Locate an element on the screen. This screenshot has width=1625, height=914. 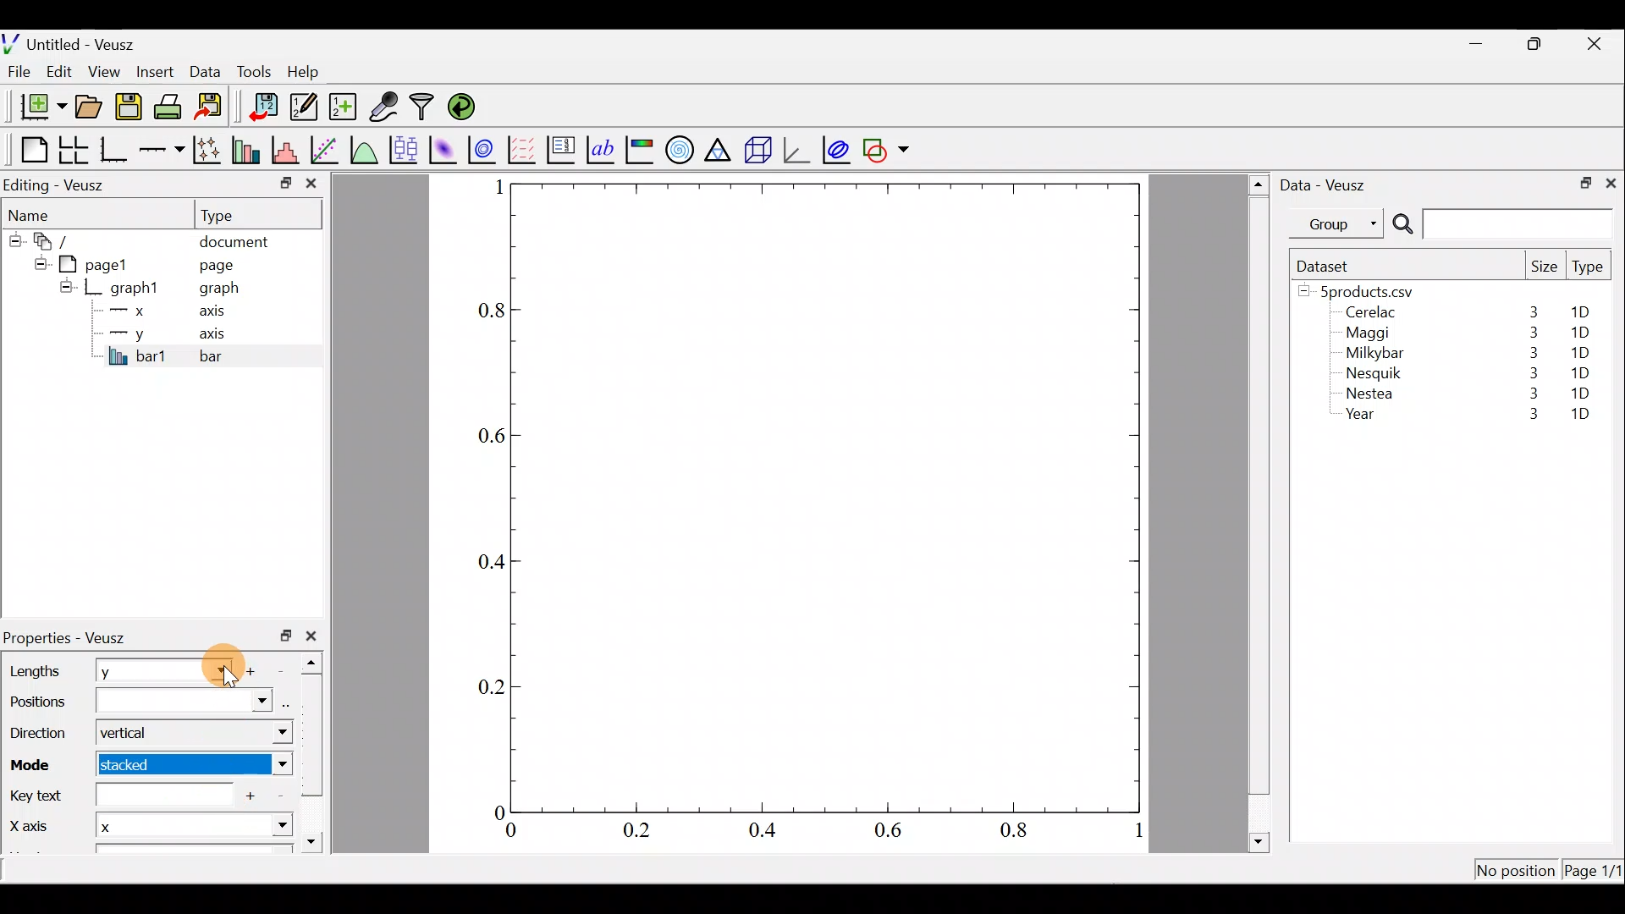
Positions is located at coordinates (138, 704).